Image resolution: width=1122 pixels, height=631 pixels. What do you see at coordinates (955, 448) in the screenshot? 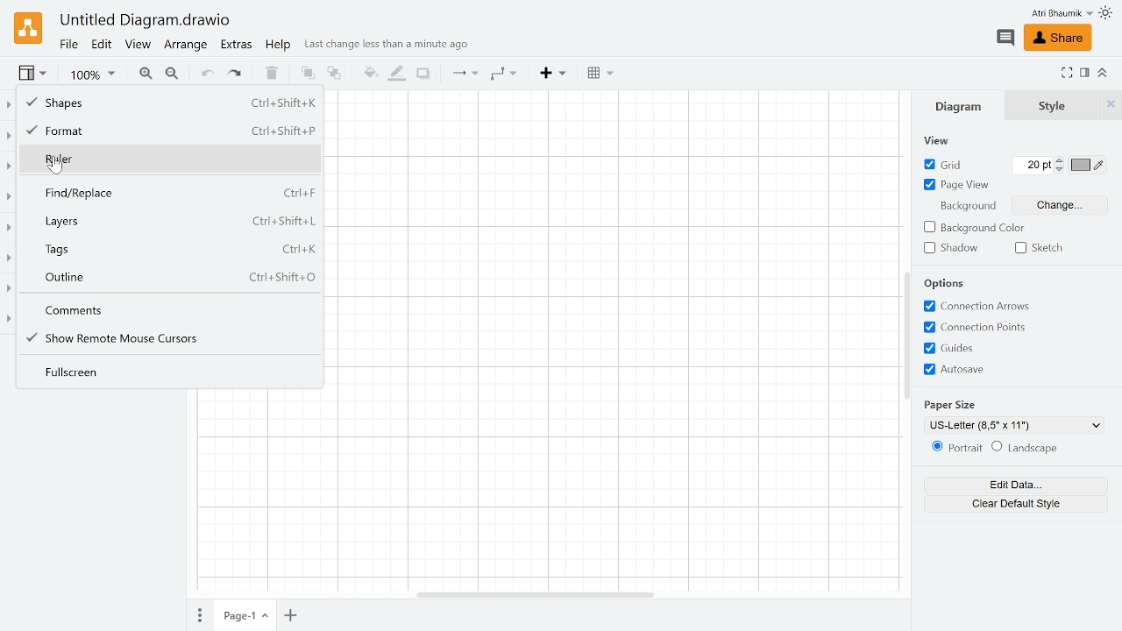
I see `Potrait` at bounding box center [955, 448].